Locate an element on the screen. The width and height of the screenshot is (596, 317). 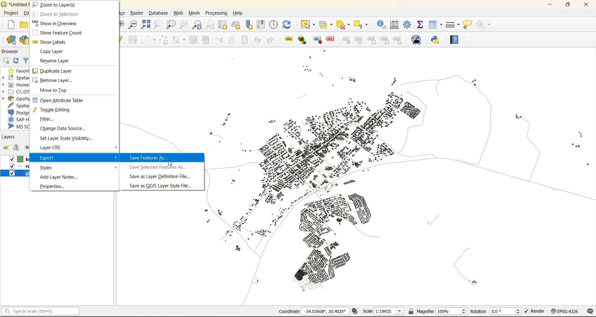
new 3d map view is located at coordinates (237, 25).